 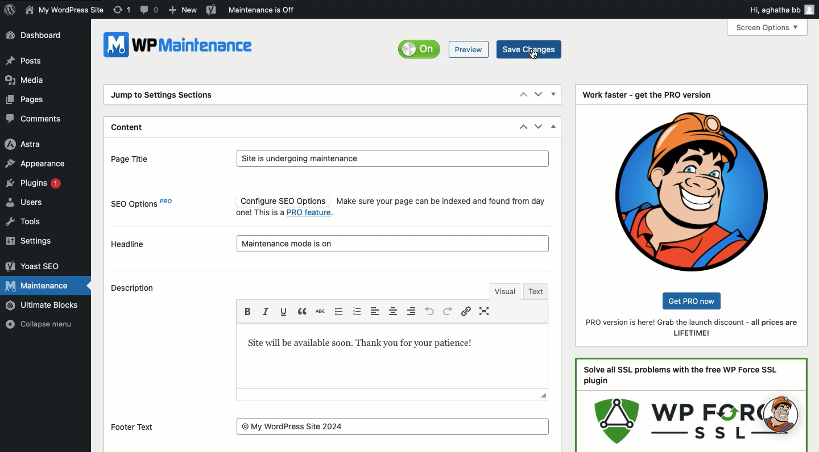 What do you see at coordinates (311, 214) in the screenshot?
I see `pro feature` at bounding box center [311, 214].